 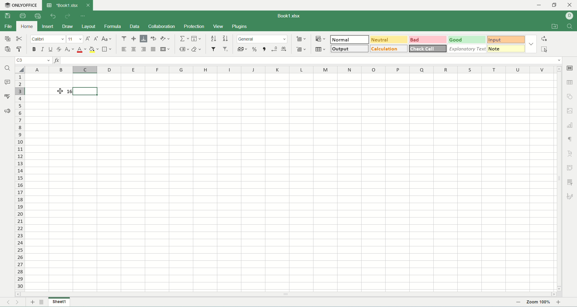 I want to click on borders, so click(x=107, y=49).